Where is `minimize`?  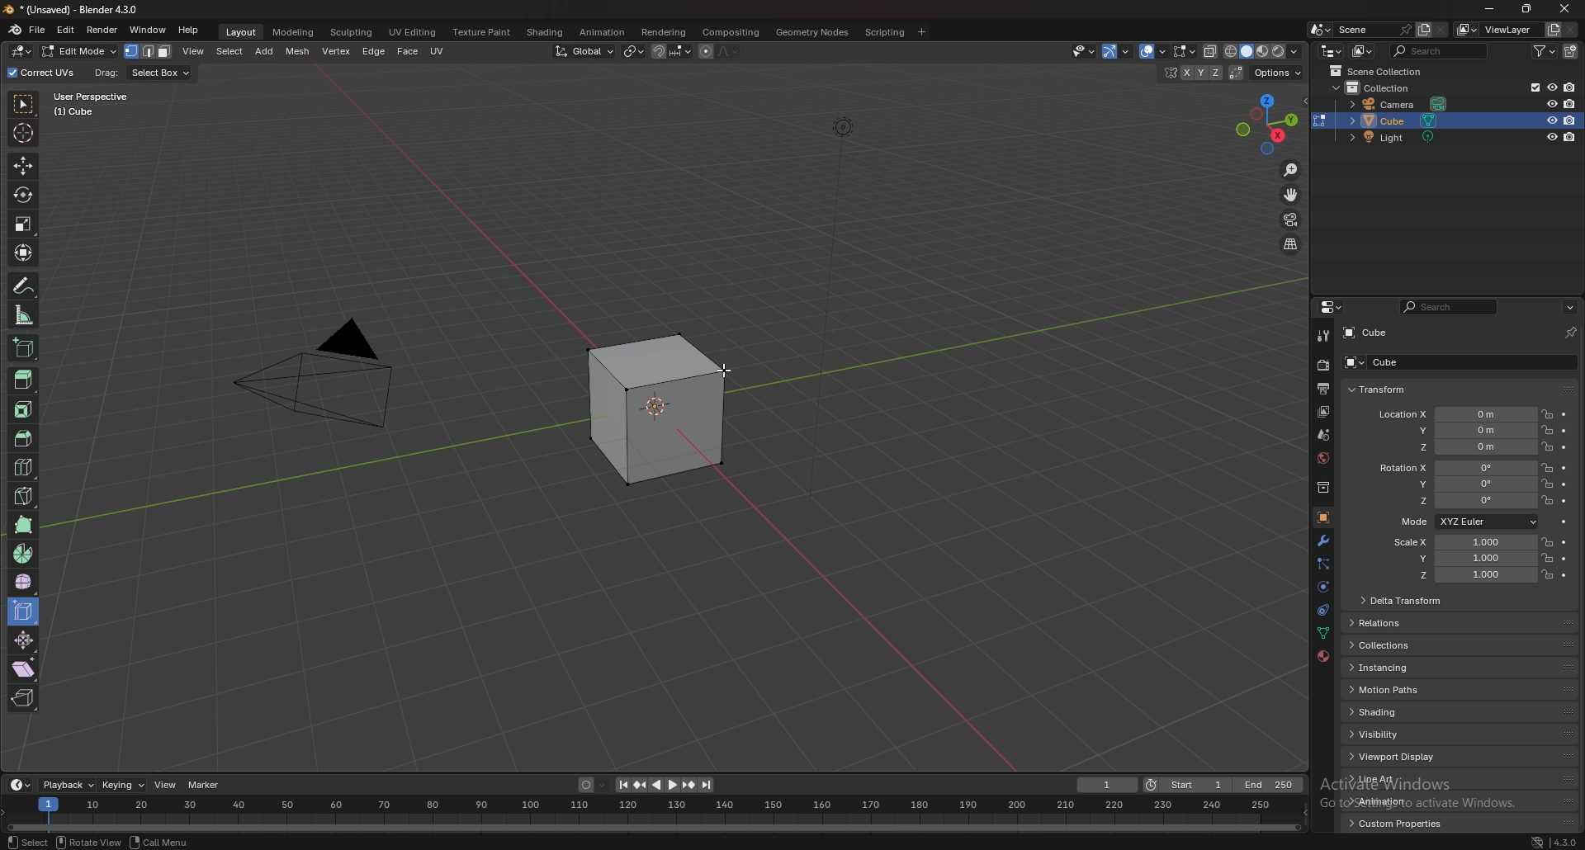
minimize is located at coordinates (1489, 9).